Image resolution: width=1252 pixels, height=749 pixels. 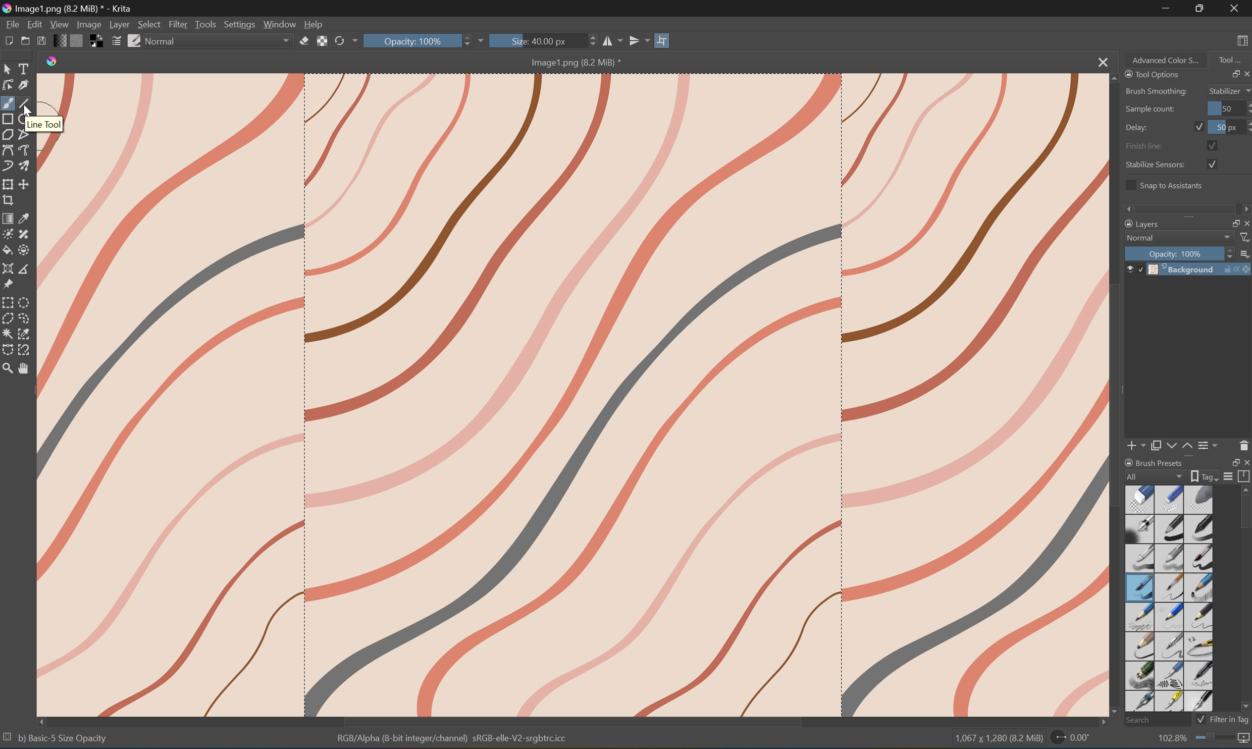 I want to click on Expand, so click(x=1192, y=220).